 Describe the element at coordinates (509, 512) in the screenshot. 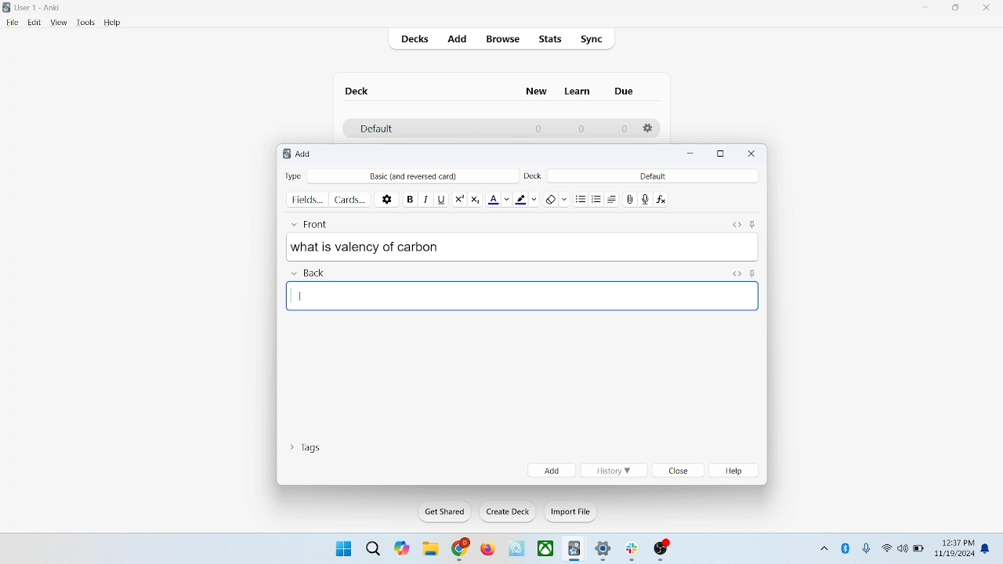

I see `create deck` at that location.